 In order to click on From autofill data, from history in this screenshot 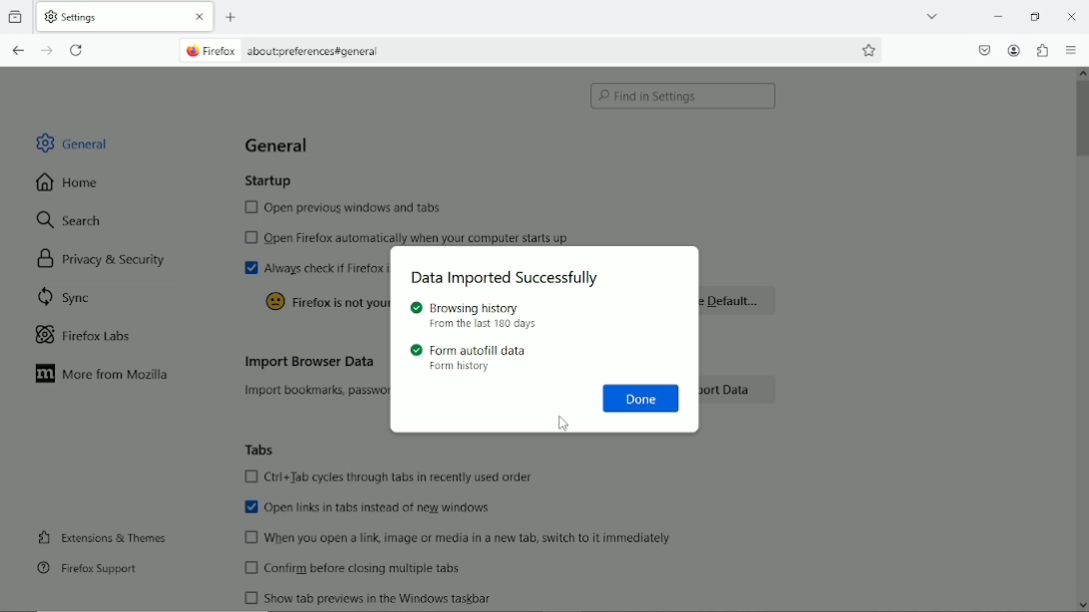, I will do `click(473, 358)`.